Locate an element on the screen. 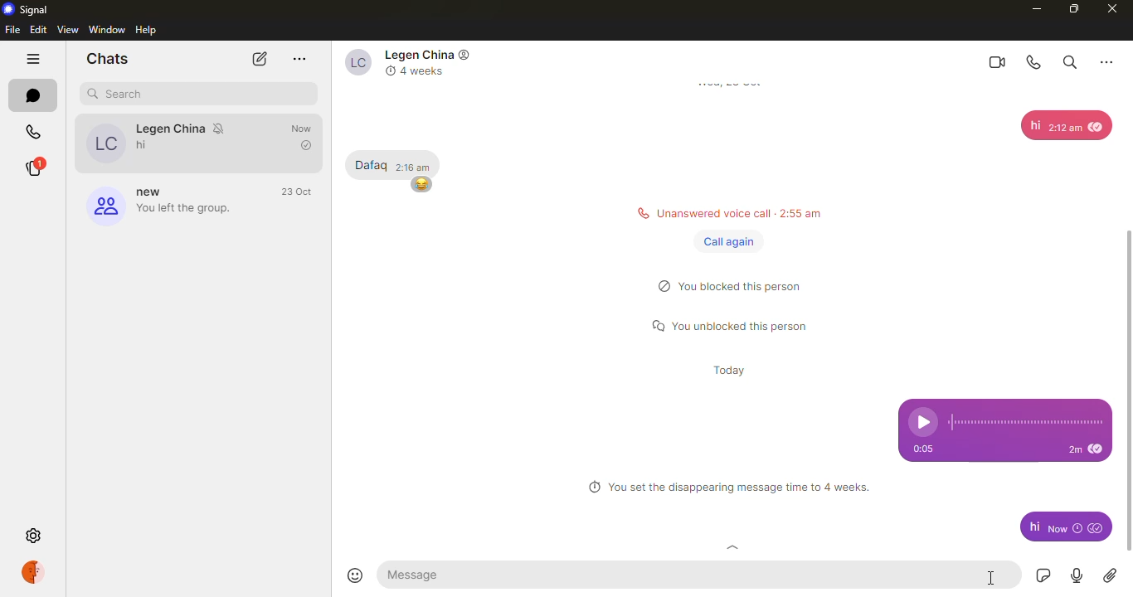  search is located at coordinates (120, 94).